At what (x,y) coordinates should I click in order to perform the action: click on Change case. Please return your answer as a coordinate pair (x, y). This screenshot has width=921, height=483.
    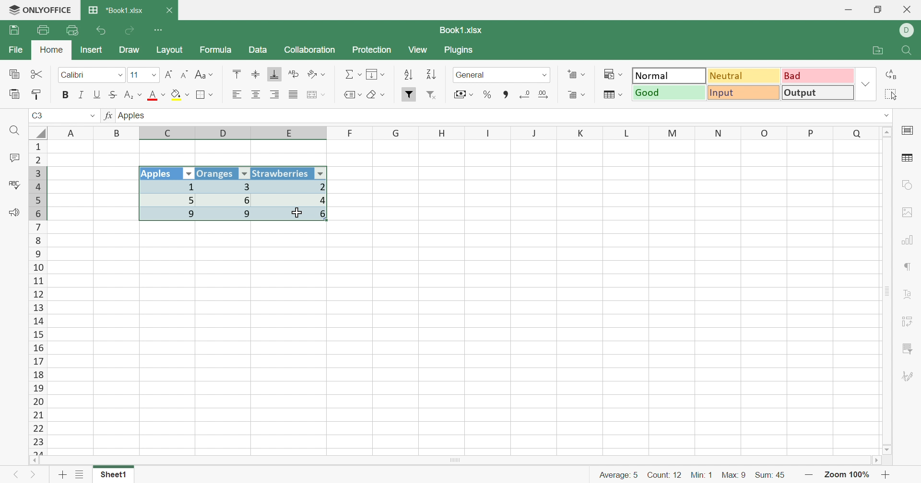
    Looking at the image, I should click on (204, 75).